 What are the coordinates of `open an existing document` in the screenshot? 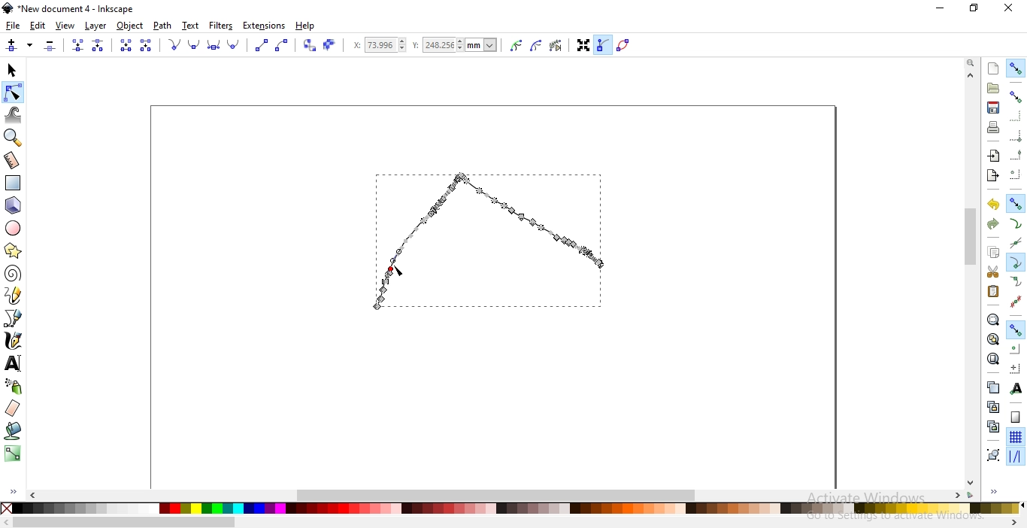 It's located at (993, 88).